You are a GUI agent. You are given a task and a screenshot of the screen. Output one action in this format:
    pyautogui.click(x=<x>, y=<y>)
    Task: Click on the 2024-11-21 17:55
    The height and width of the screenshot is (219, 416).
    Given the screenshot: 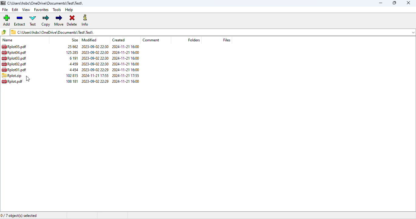 What is the action you would take?
    pyautogui.click(x=125, y=75)
    